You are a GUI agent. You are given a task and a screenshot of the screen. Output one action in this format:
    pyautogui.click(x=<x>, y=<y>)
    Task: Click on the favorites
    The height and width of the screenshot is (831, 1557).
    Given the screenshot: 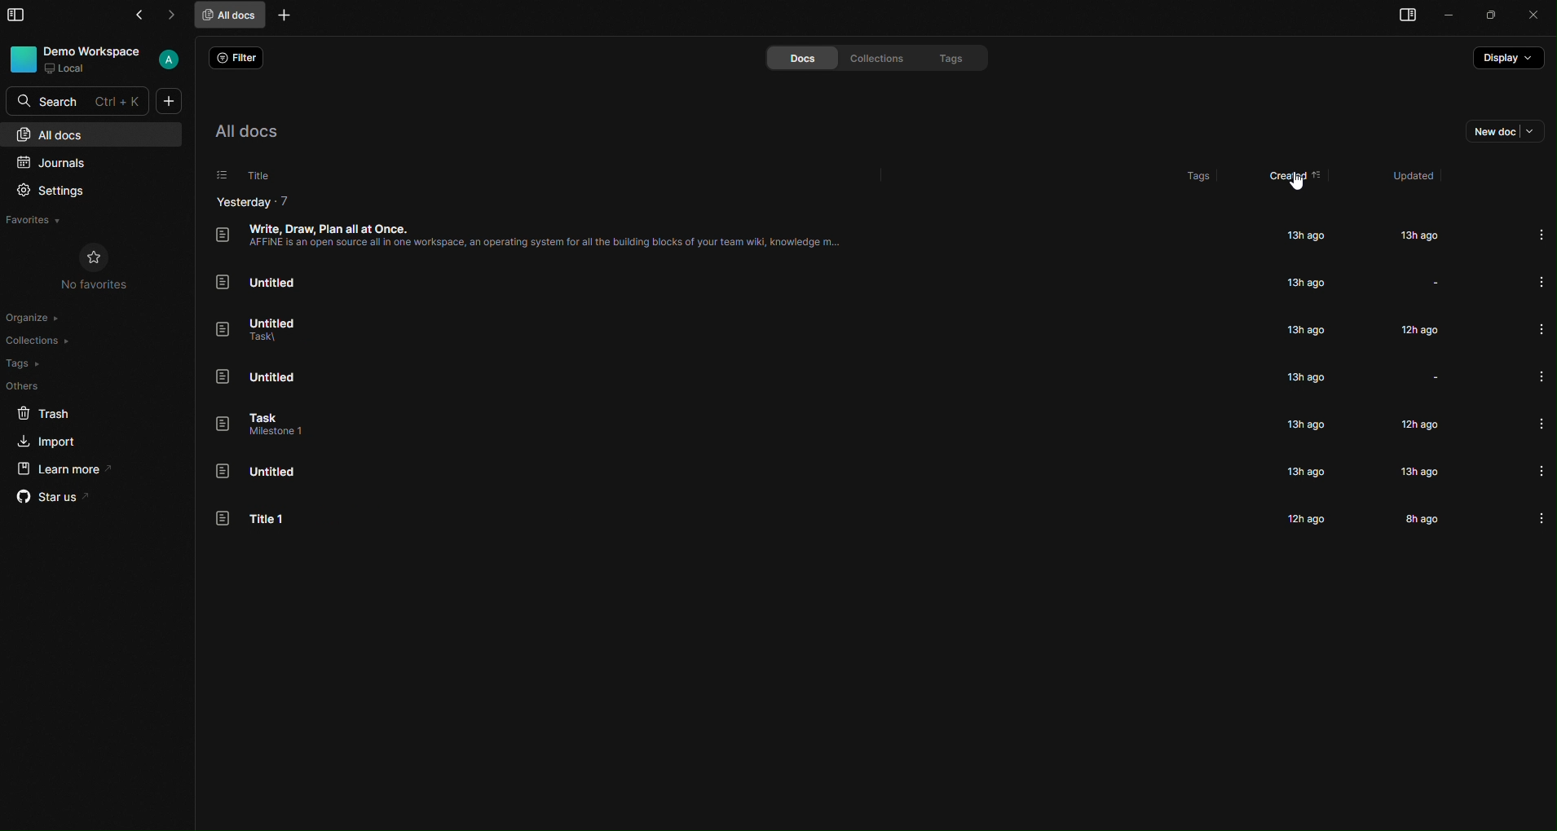 What is the action you would take?
    pyautogui.click(x=33, y=221)
    